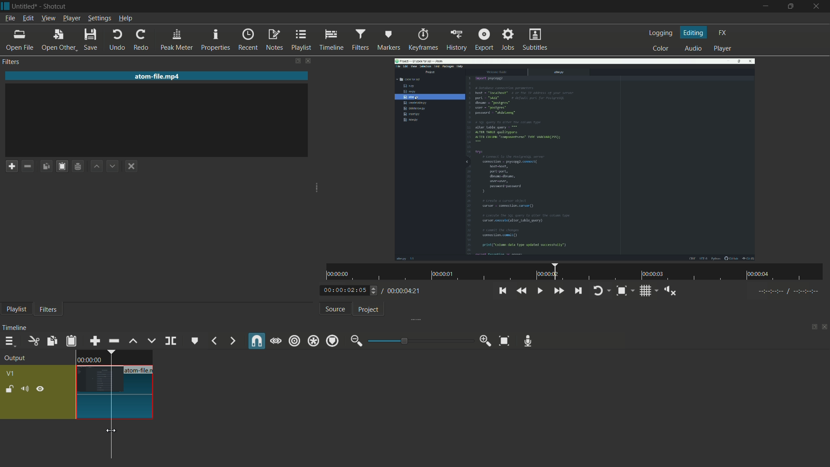 The width and height of the screenshot is (830, 467). I want to click on filters, so click(48, 310).